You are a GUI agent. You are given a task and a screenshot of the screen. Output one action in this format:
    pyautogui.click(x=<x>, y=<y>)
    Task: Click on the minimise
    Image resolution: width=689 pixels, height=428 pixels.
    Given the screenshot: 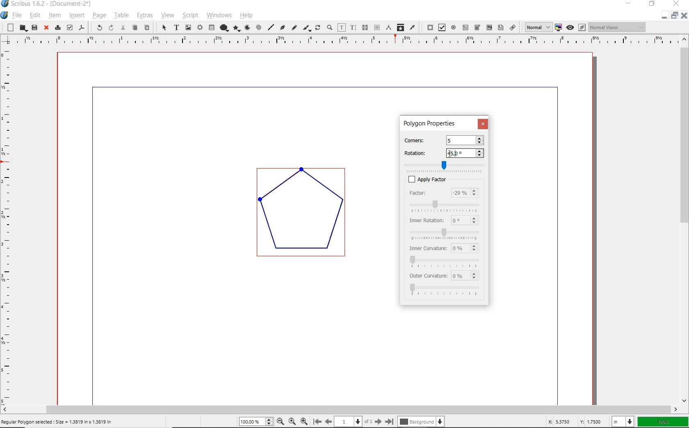 What is the action you would take?
    pyautogui.click(x=662, y=16)
    